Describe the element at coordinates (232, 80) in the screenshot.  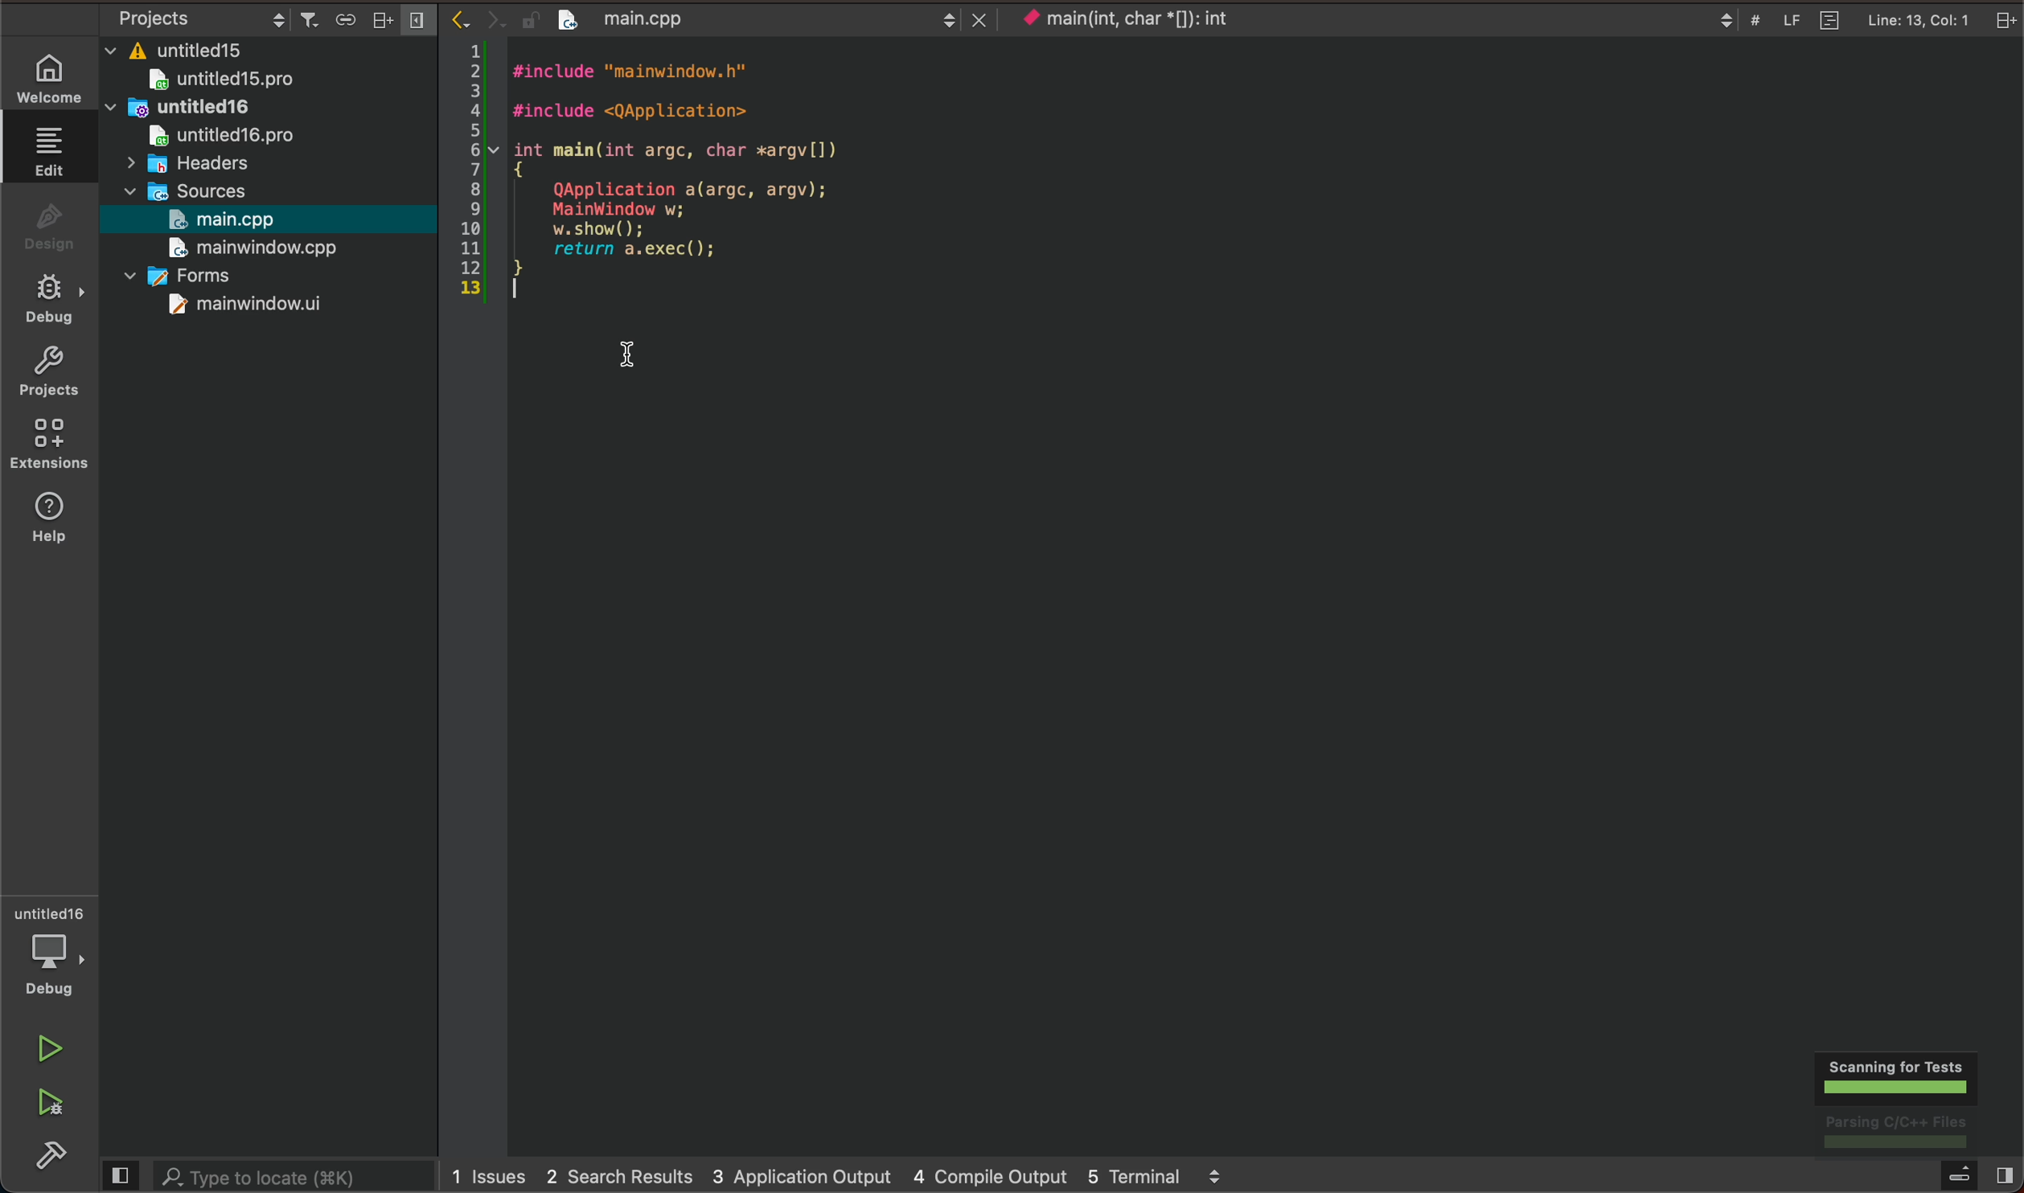
I see `untitled15pro` at that location.